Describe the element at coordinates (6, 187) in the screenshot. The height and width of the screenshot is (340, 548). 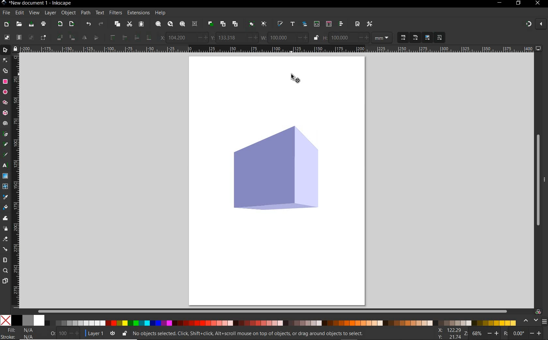
I see `mesh tool` at that location.